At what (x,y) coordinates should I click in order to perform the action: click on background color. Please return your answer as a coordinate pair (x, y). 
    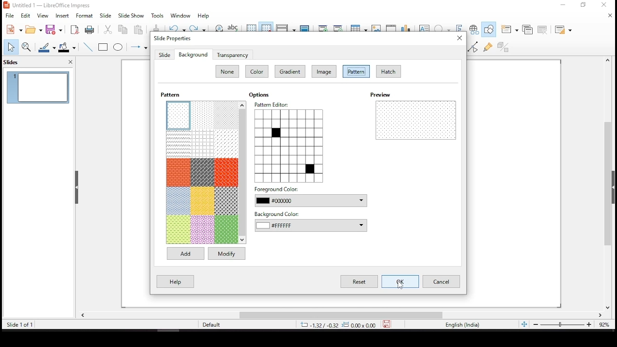
    Looking at the image, I should click on (311, 222).